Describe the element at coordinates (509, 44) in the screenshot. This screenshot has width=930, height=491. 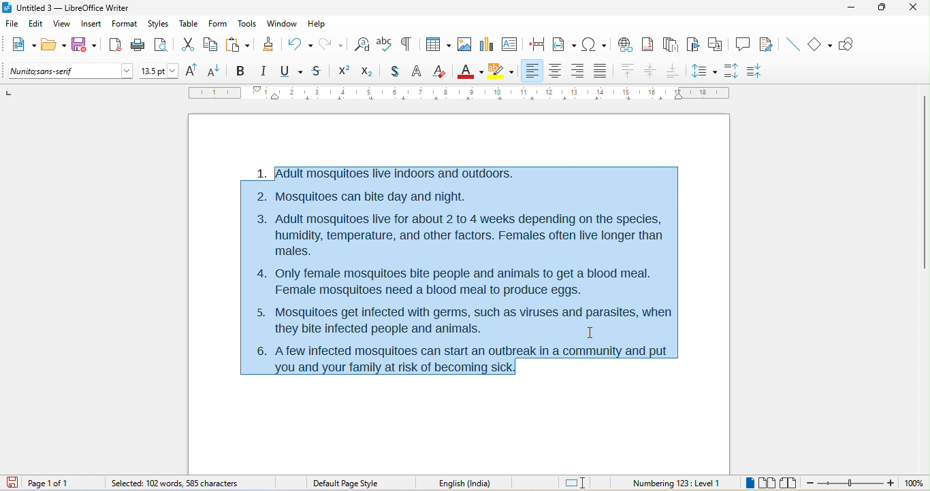
I see `text box` at that location.